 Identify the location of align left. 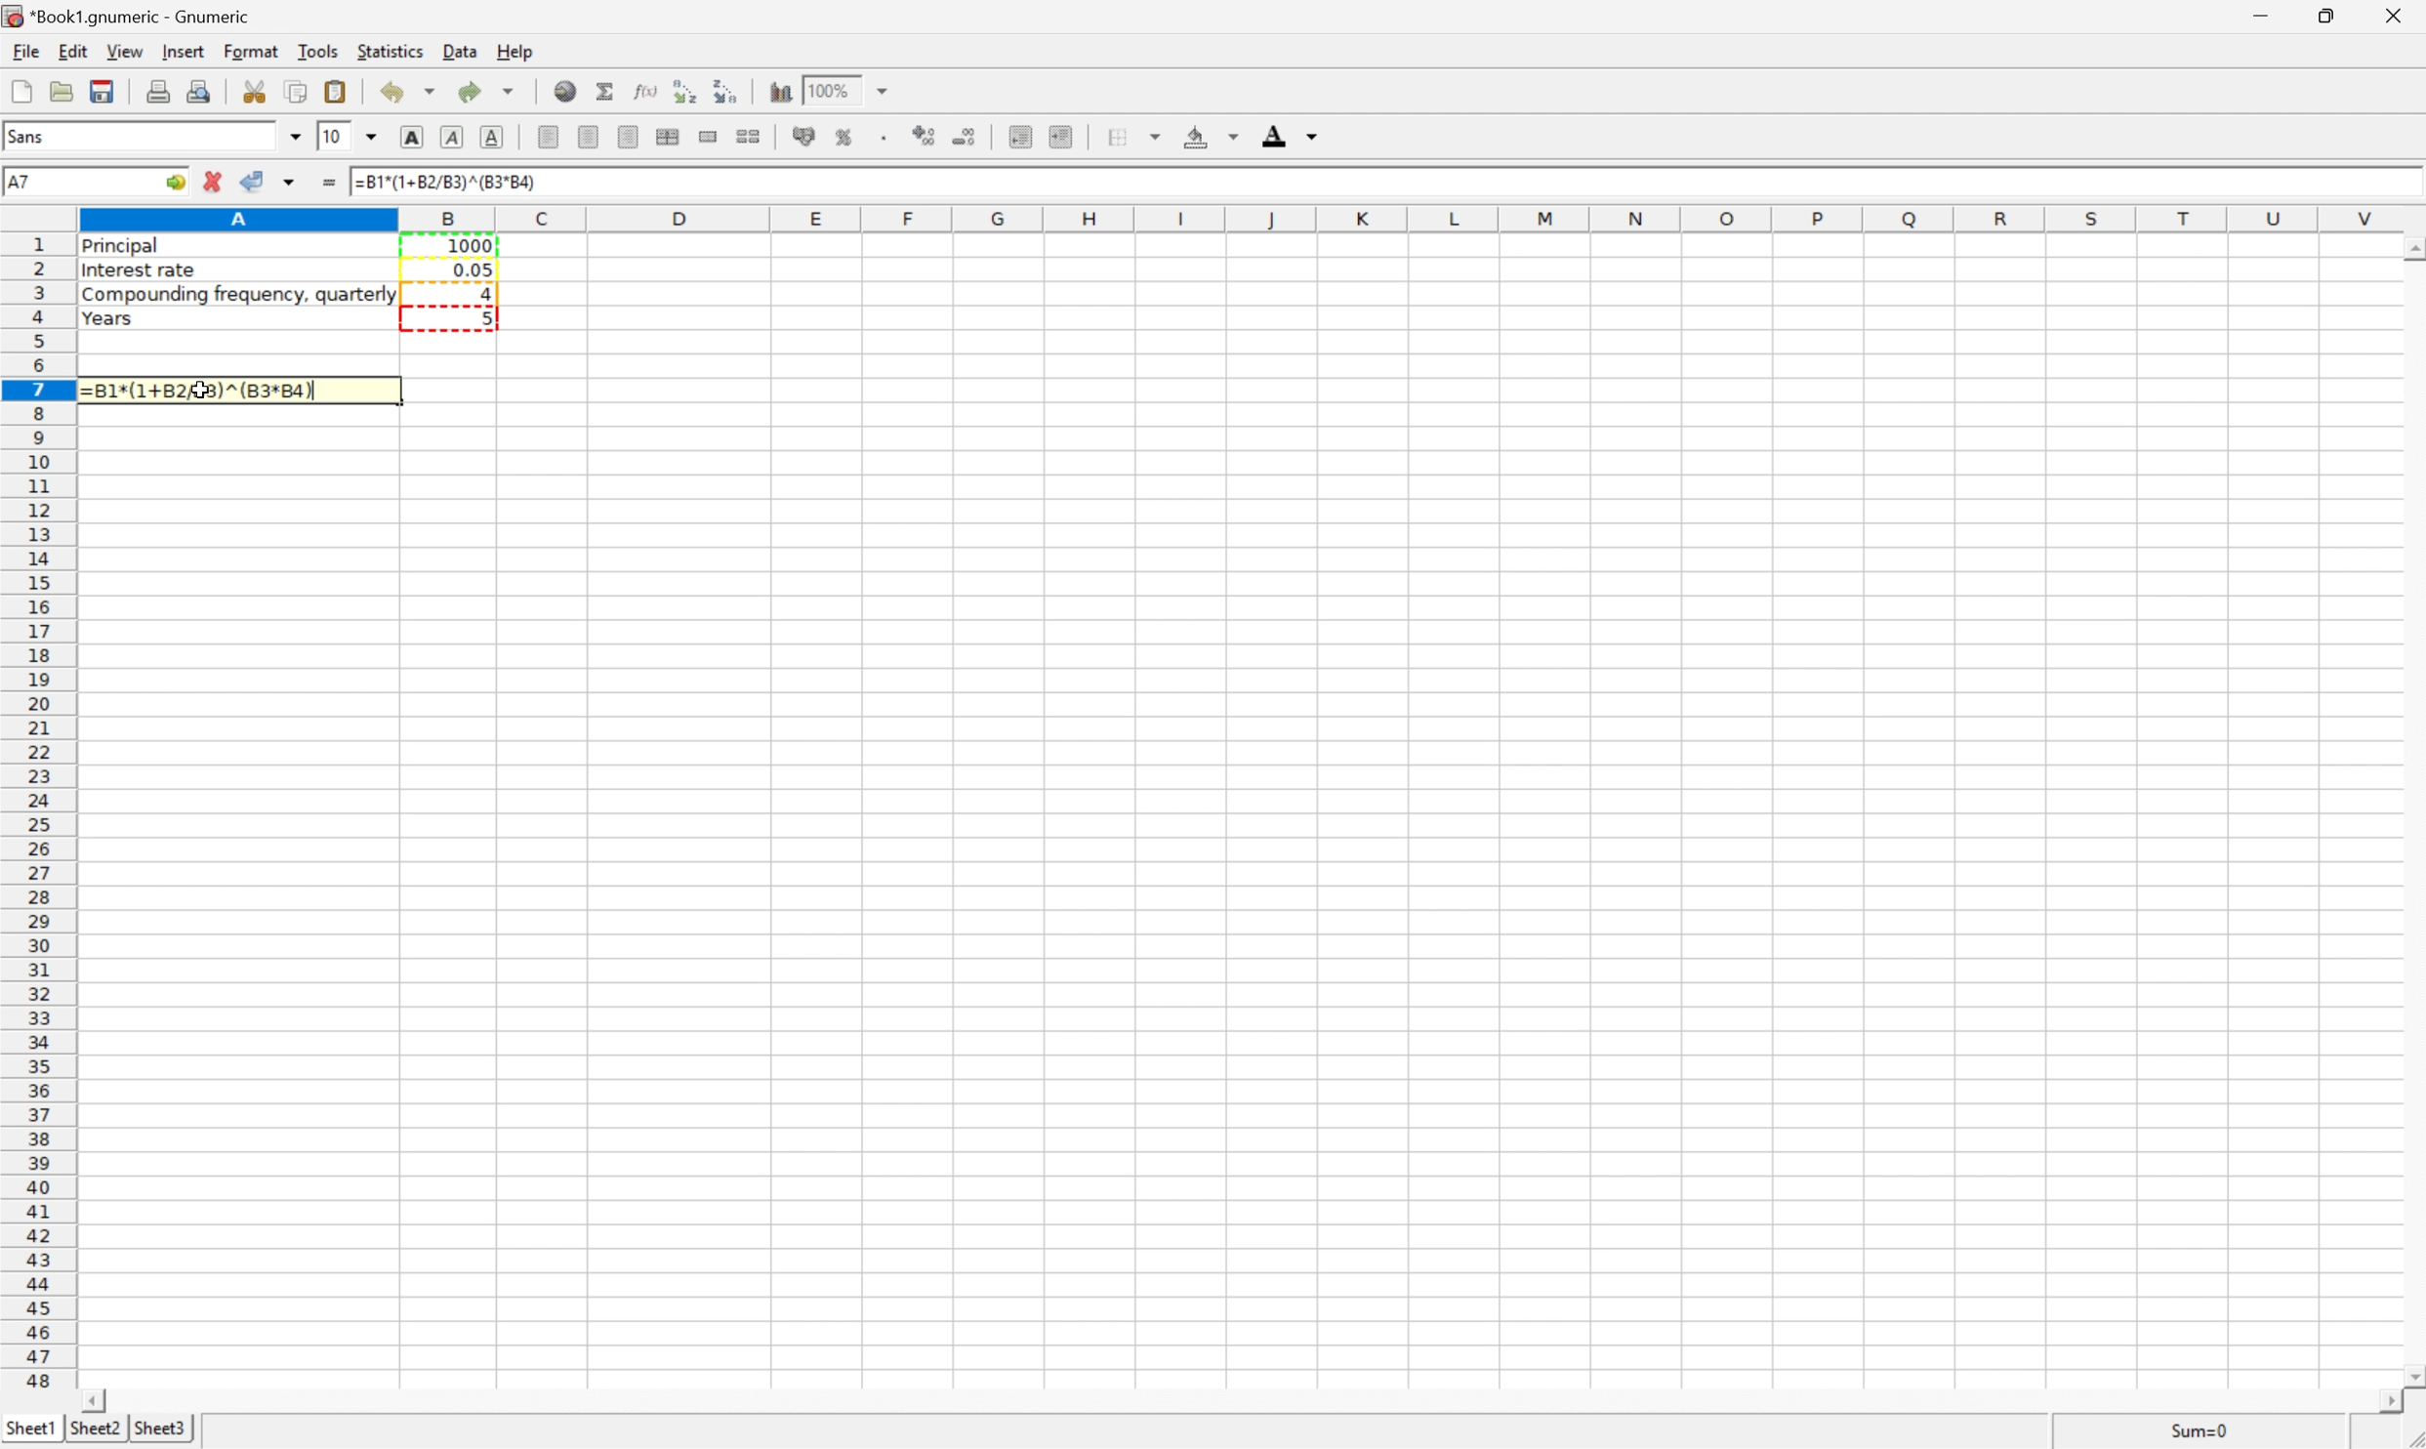
(548, 135).